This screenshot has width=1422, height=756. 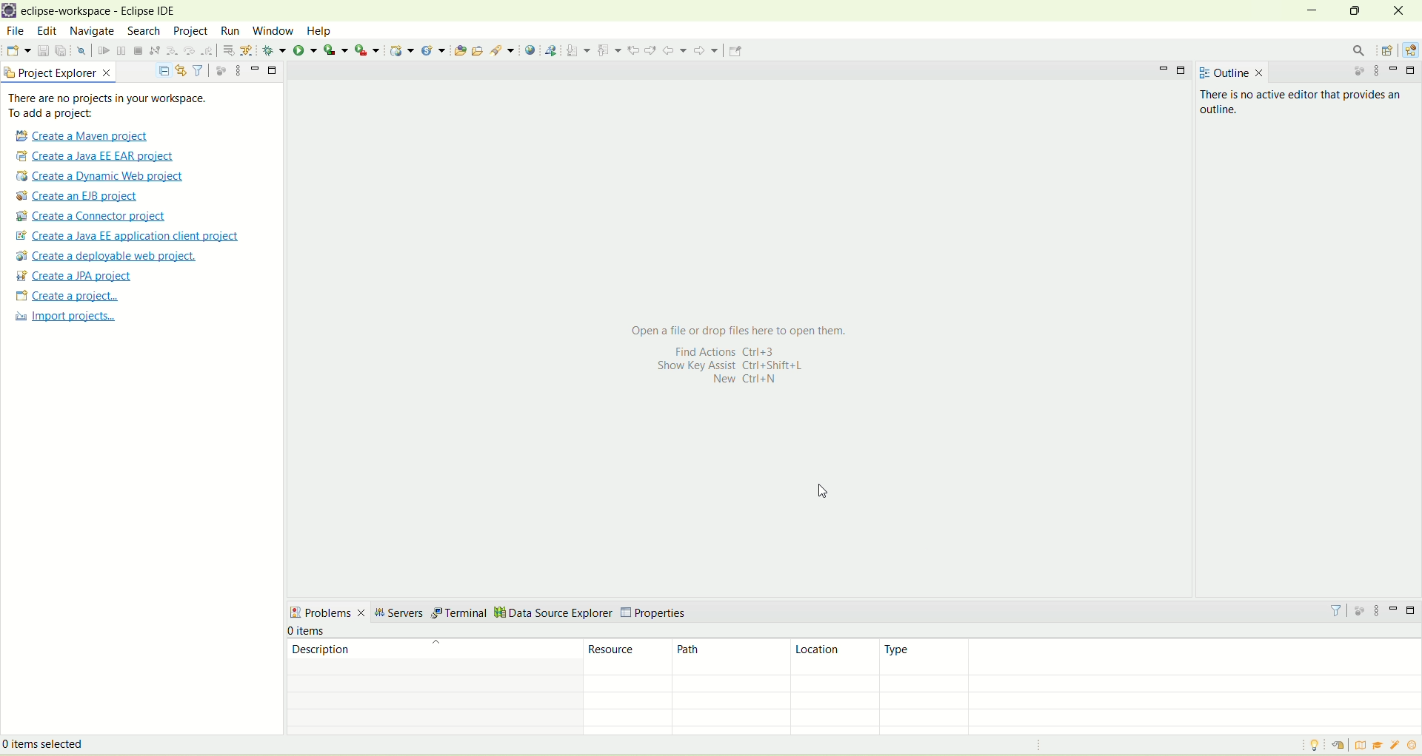 I want to click on focus on active task, so click(x=1358, y=74).